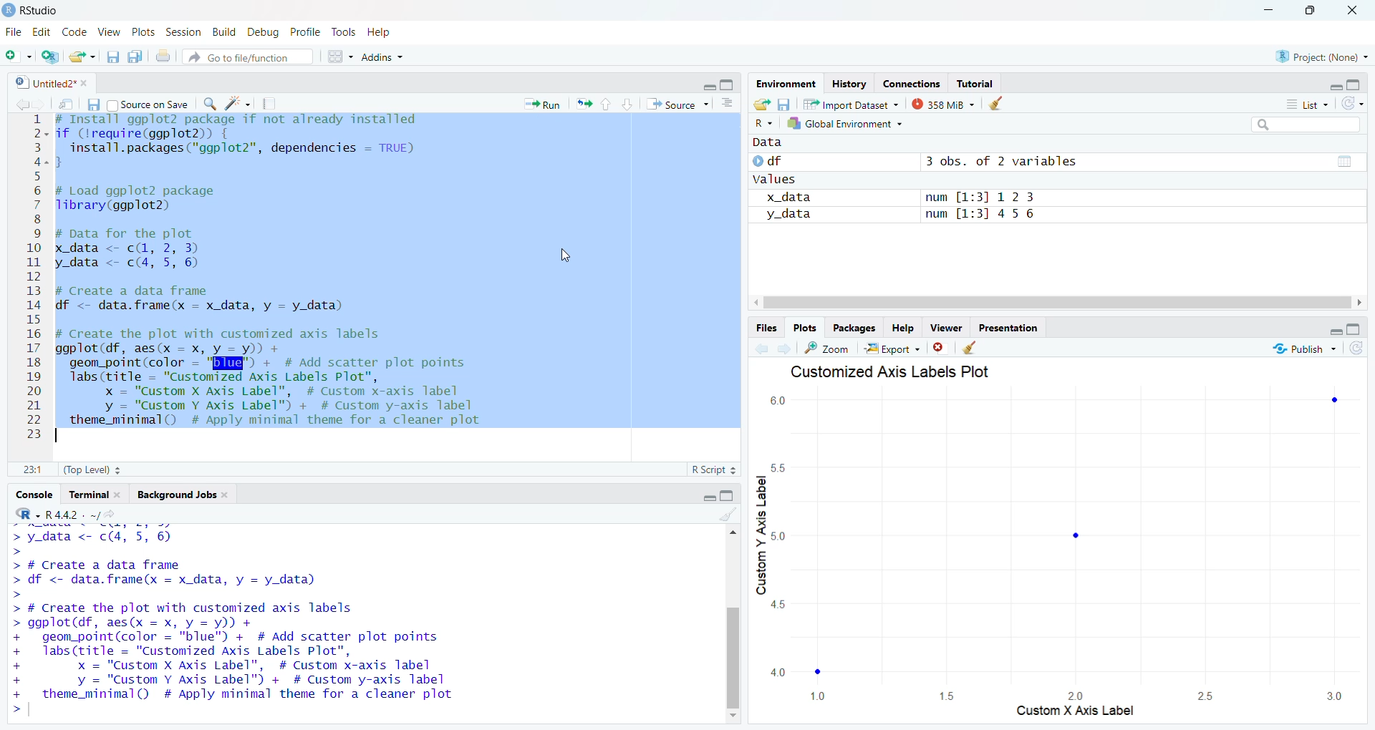  Describe the element at coordinates (733, 629) in the screenshot. I see `scroll bar` at that location.